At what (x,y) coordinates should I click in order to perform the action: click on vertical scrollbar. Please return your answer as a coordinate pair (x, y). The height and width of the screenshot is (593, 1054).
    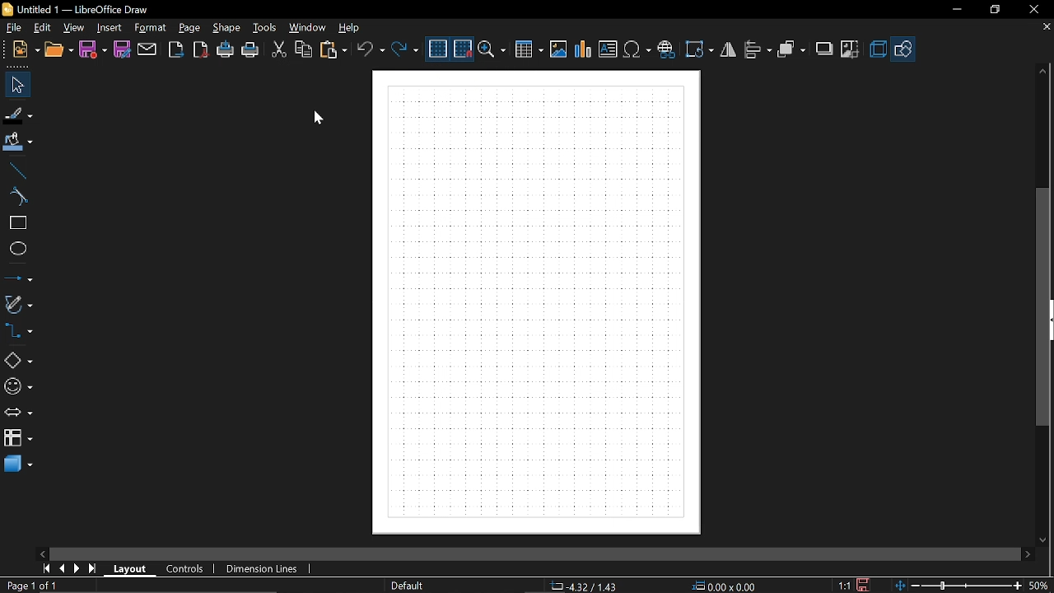
    Looking at the image, I should click on (1045, 307).